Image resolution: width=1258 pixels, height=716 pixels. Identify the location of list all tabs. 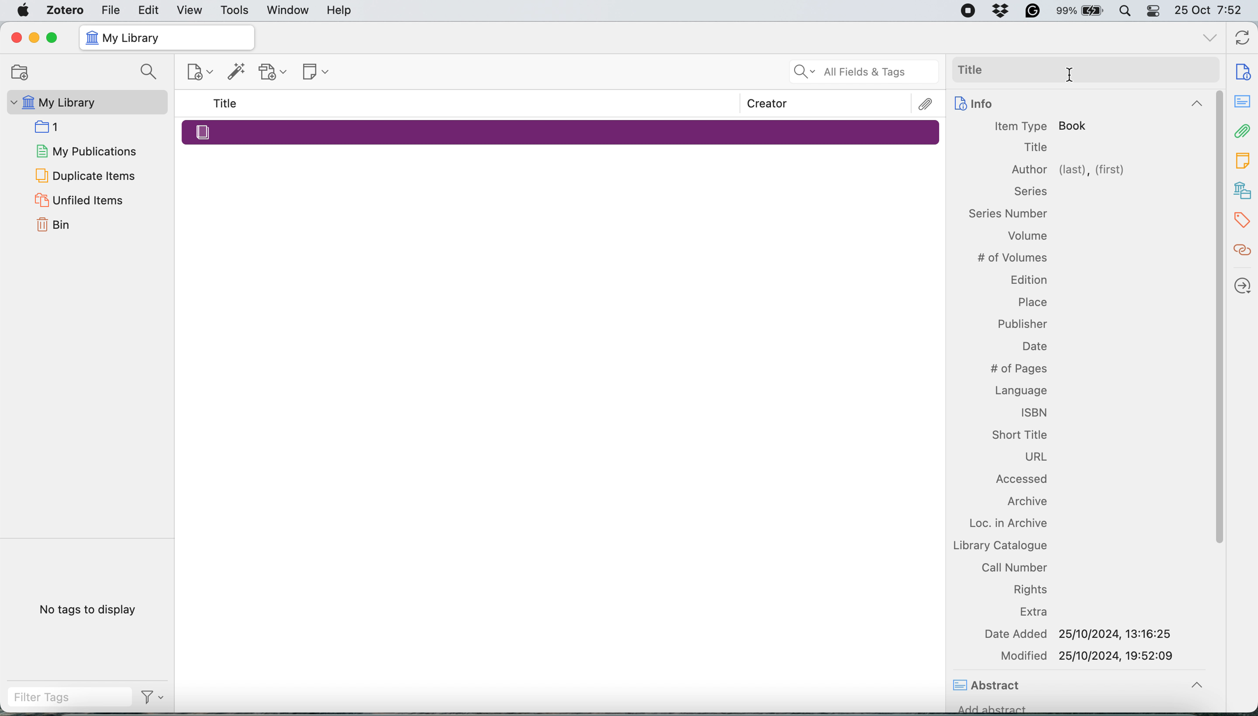
(1210, 39).